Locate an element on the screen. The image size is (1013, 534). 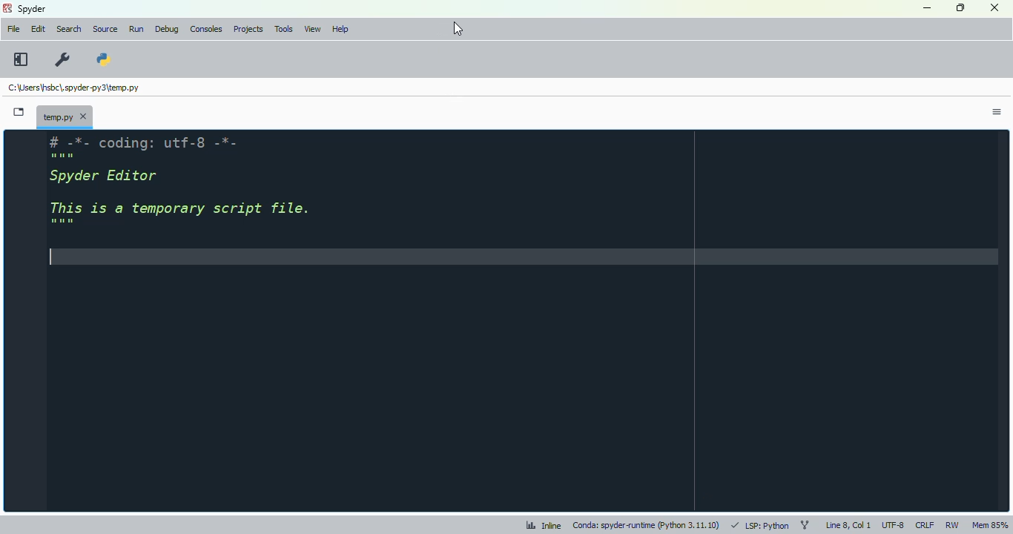
browse tabs is located at coordinates (19, 112).